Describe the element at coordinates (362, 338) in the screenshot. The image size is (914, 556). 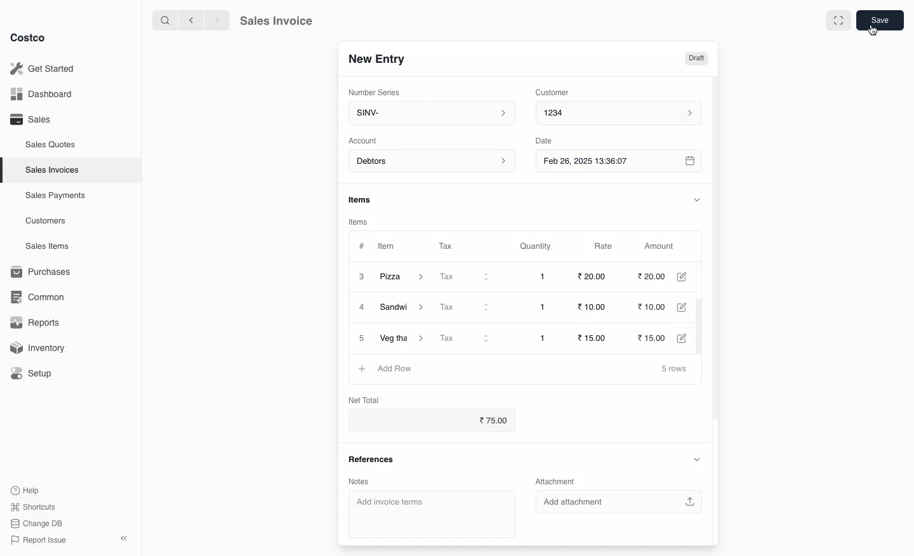
I see `5` at that location.